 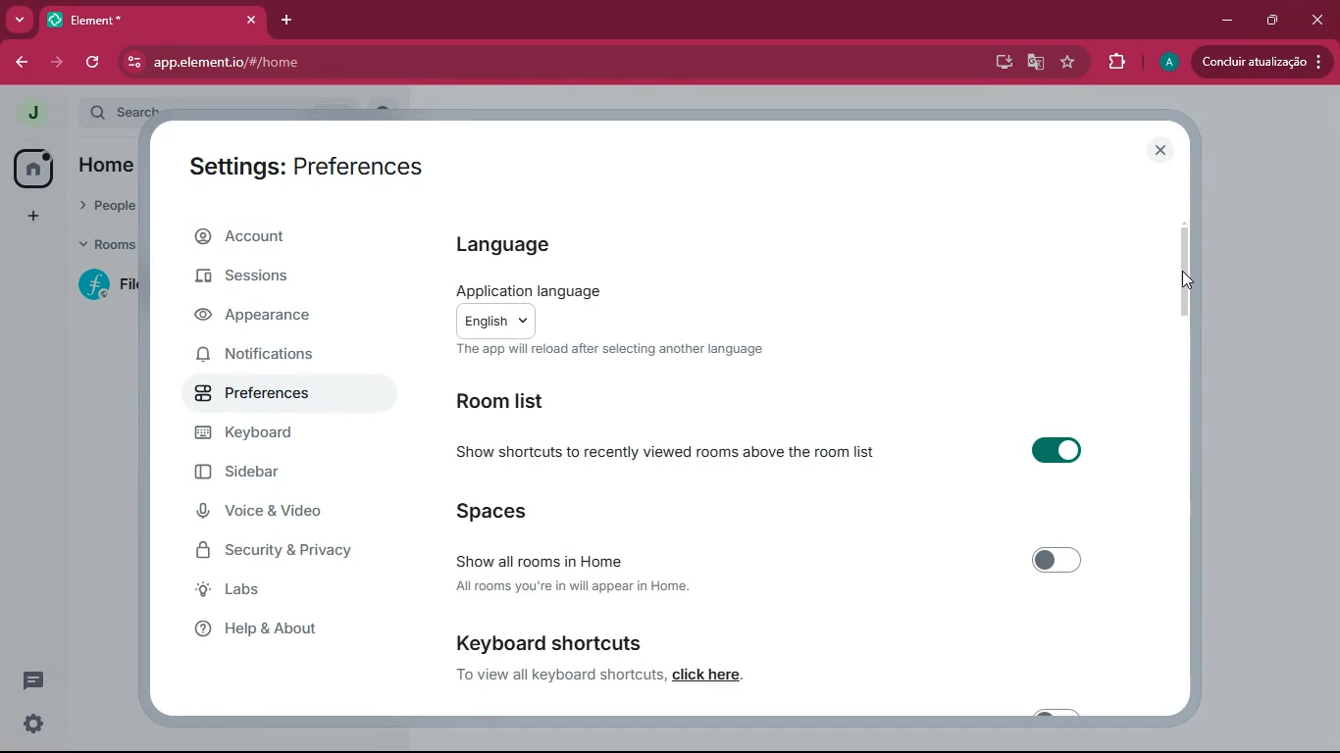 I want to click on labs, so click(x=279, y=591).